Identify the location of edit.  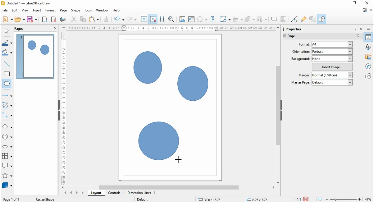
(15, 10).